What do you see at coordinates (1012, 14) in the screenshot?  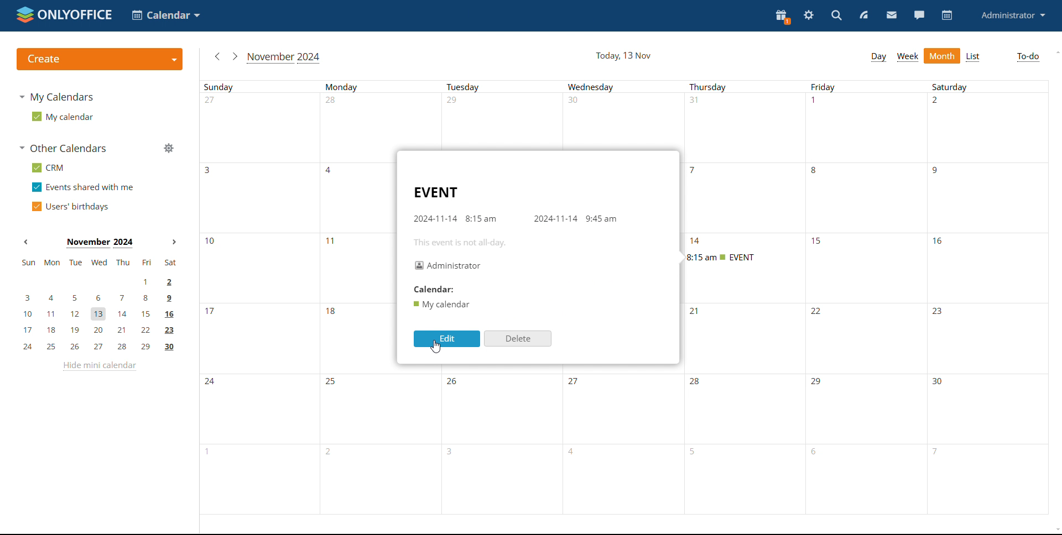 I see `administrator` at bounding box center [1012, 14].